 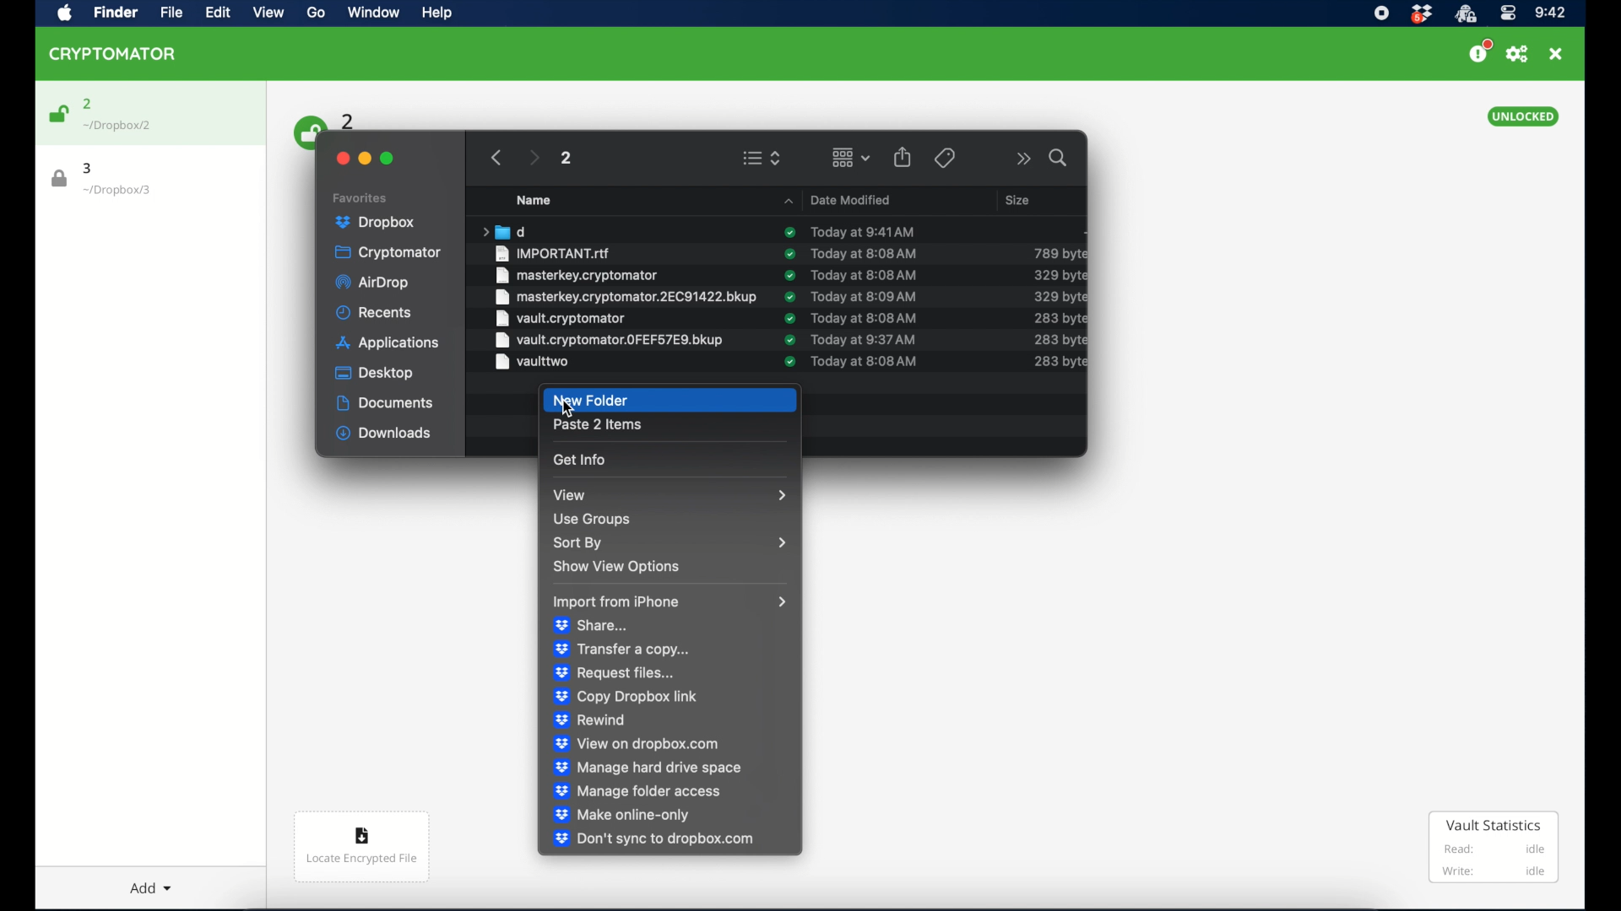 I want to click on finder, so click(x=113, y=12).